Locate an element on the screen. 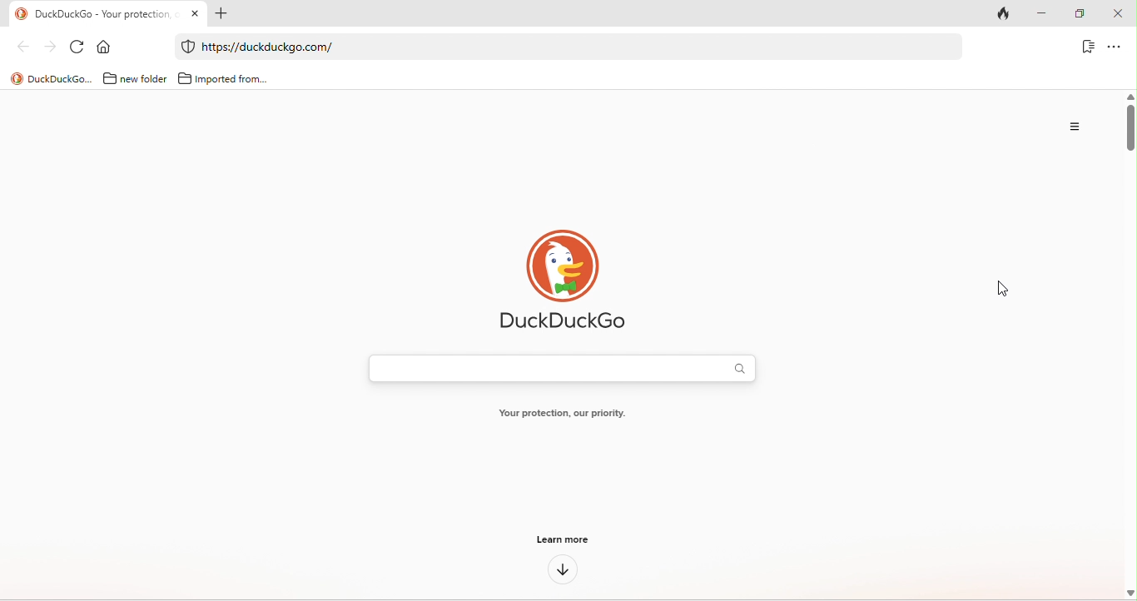 The height and width of the screenshot is (601, 1137). back is located at coordinates (18, 49).